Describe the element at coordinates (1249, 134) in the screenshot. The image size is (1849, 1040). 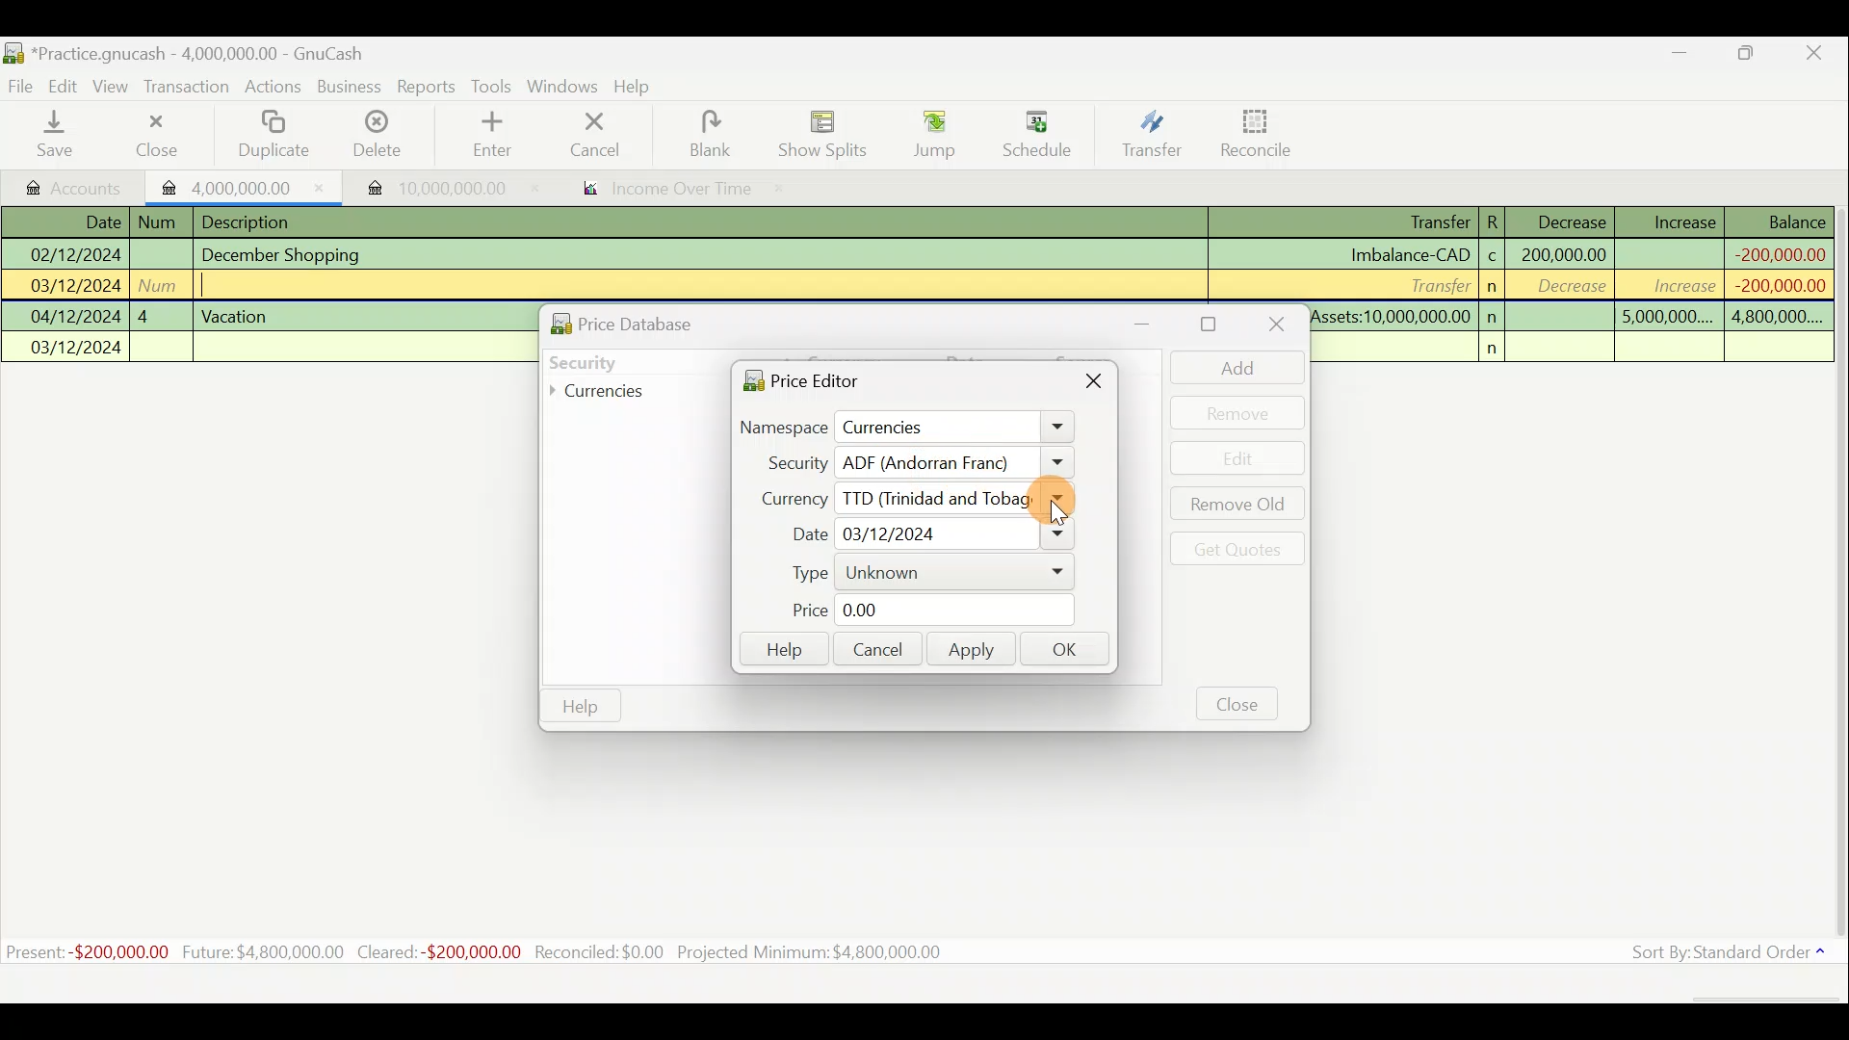
I see `Reconcile` at that location.